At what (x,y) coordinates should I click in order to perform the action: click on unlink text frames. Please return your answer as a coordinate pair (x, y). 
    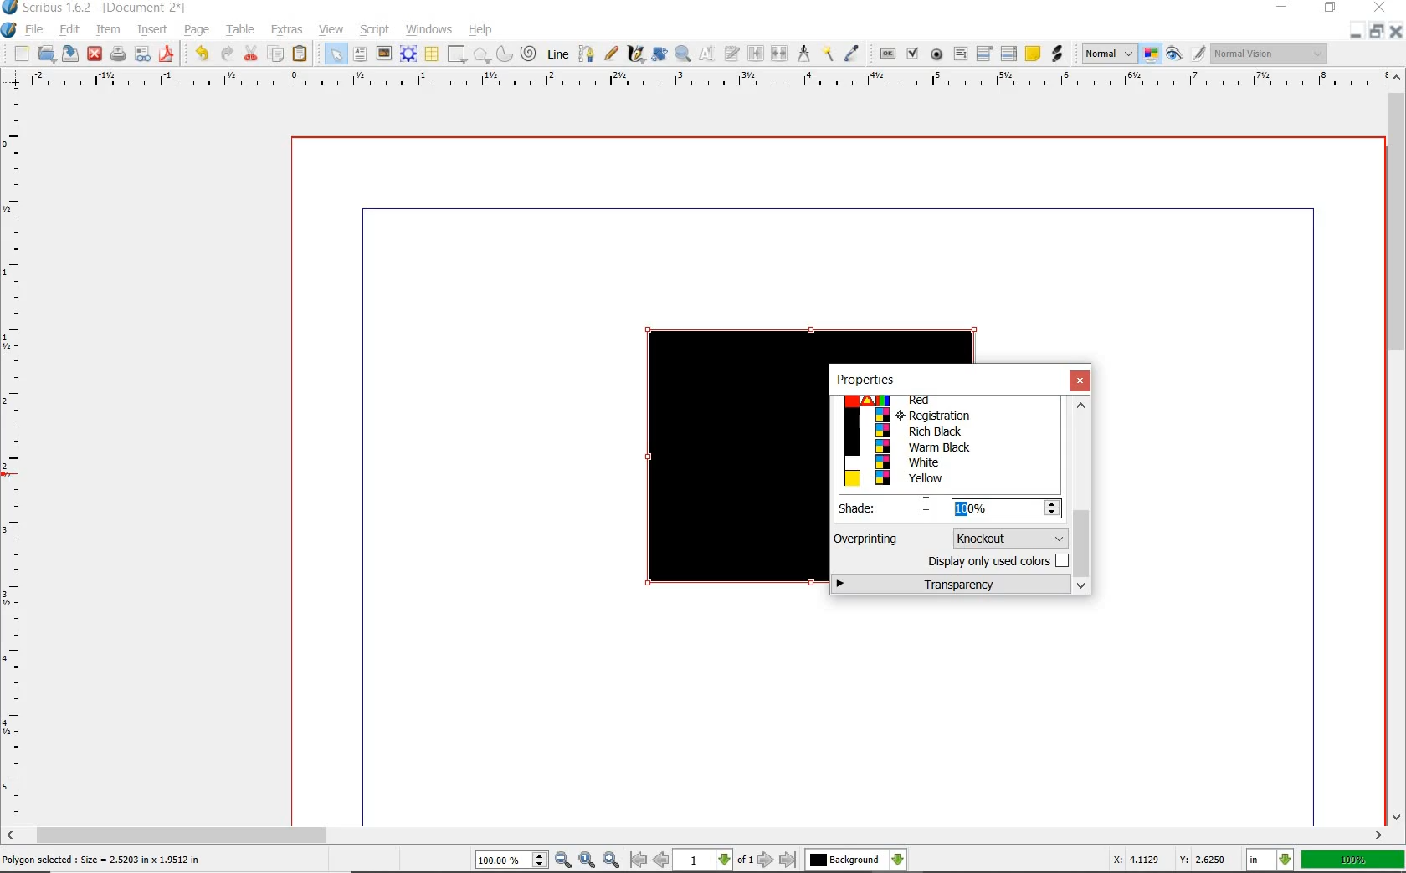
    Looking at the image, I should click on (780, 55).